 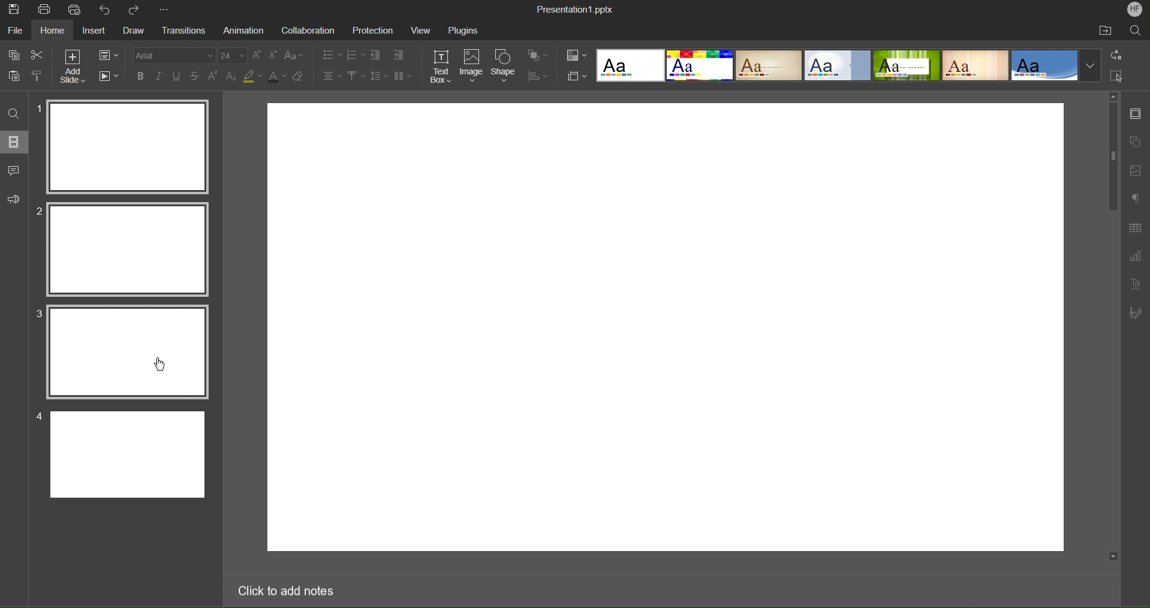 What do you see at coordinates (133, 31) in the screenshot?
I see `Draw` at bounding box center [133, 31].